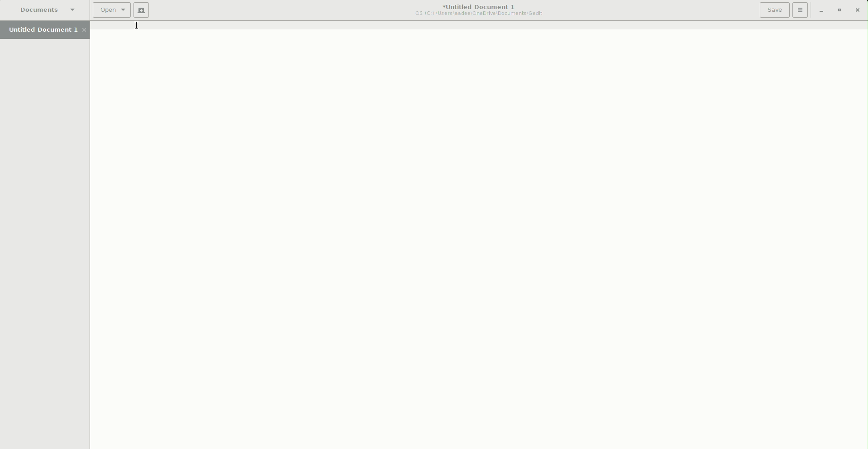 The width and height of the screenshot is (868, 449). Describe the element at coordinates (136, 27) in the screenshot. I see `Cursor` at that location.